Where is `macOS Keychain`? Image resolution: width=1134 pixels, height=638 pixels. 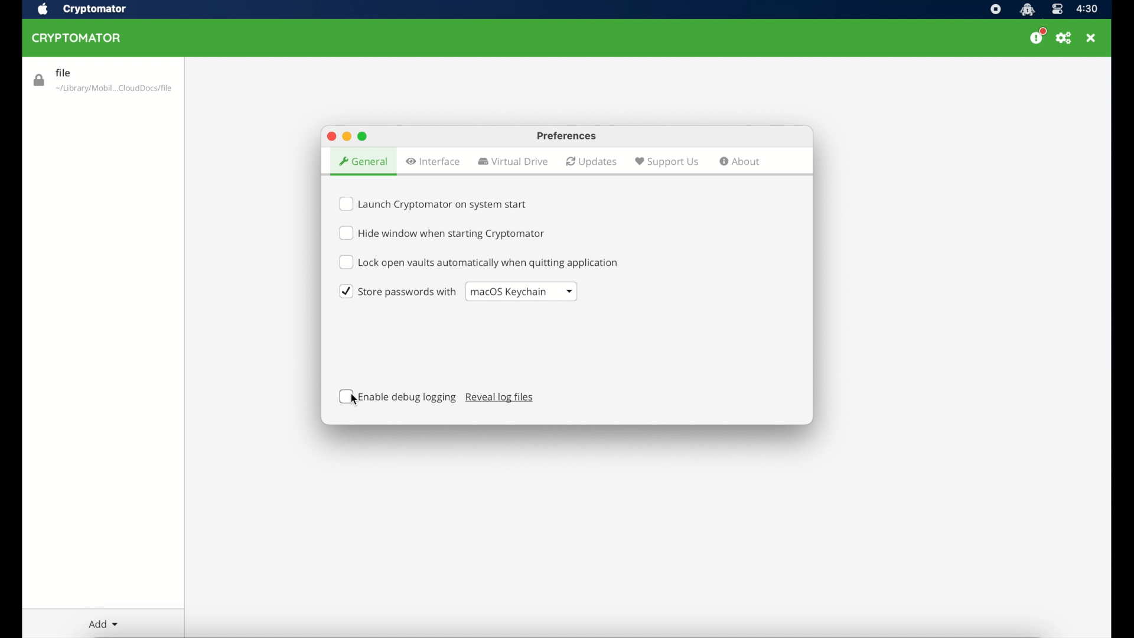 macOS Keychain is located at coordinates (522, 291).